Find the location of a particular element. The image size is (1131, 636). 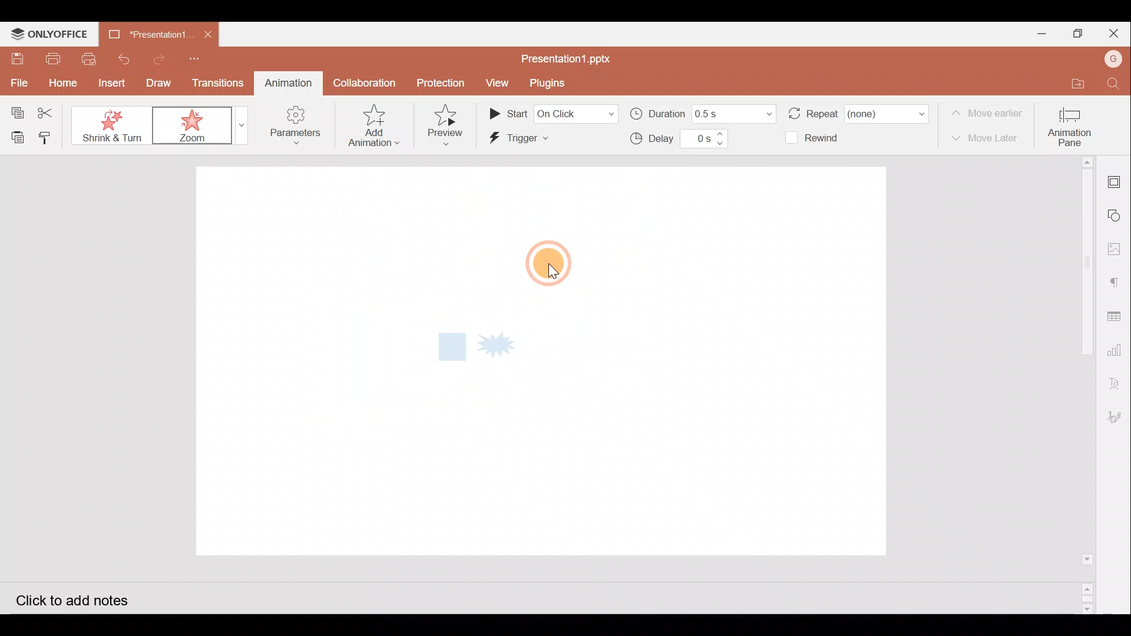

Scroll bar is located at coordinates (1082, 385).